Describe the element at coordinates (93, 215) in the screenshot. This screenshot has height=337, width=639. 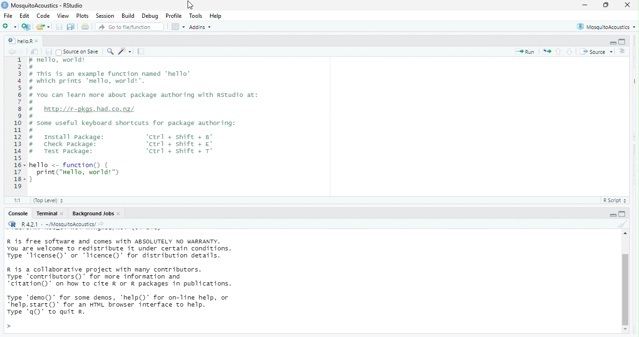
I see `Background Jobs` at that location.